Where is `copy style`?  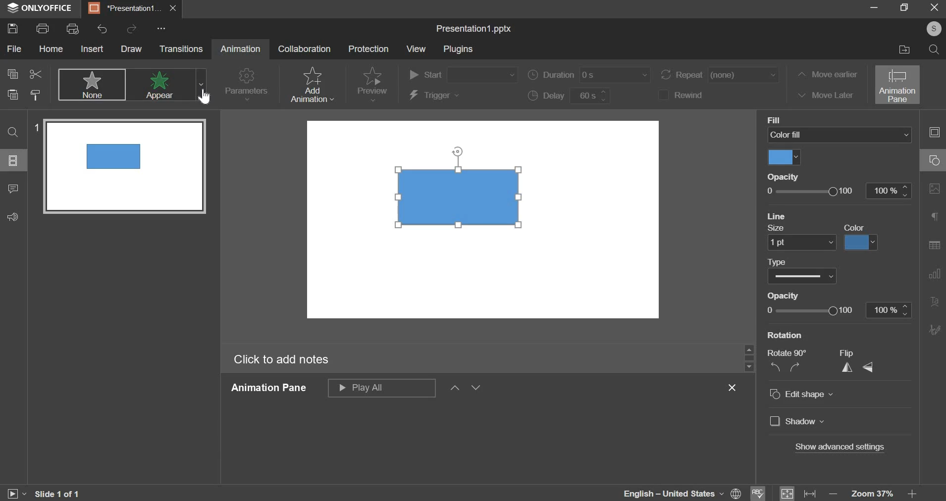
copy style is located at coordinates (37, 95).